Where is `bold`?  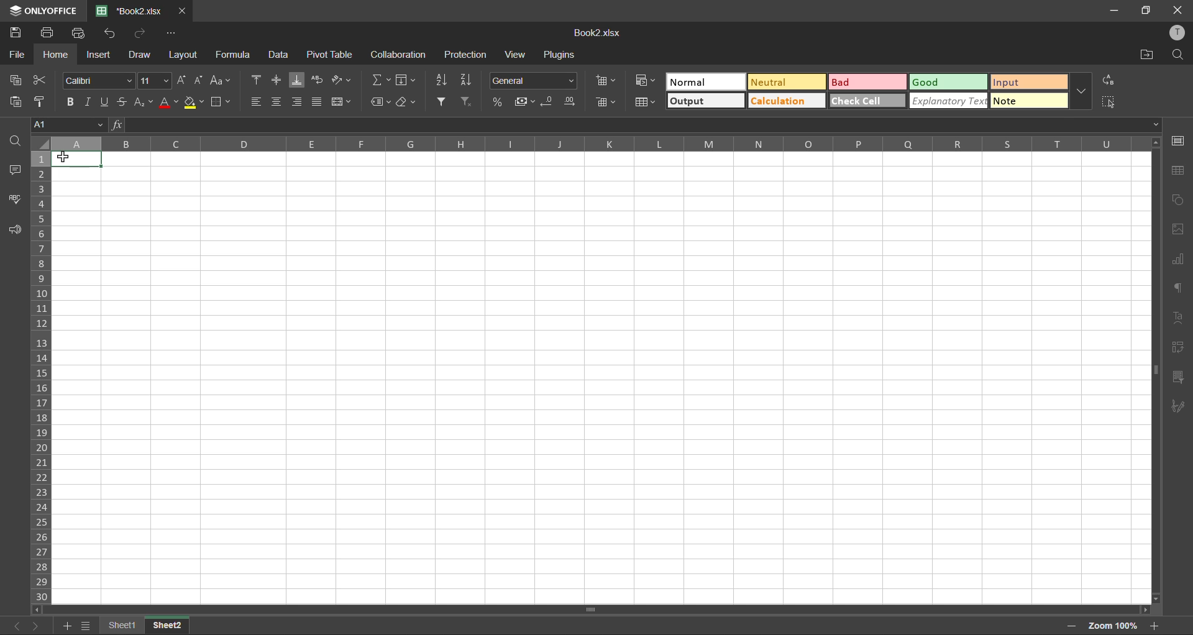 bold is located at coordinates (72, 101).